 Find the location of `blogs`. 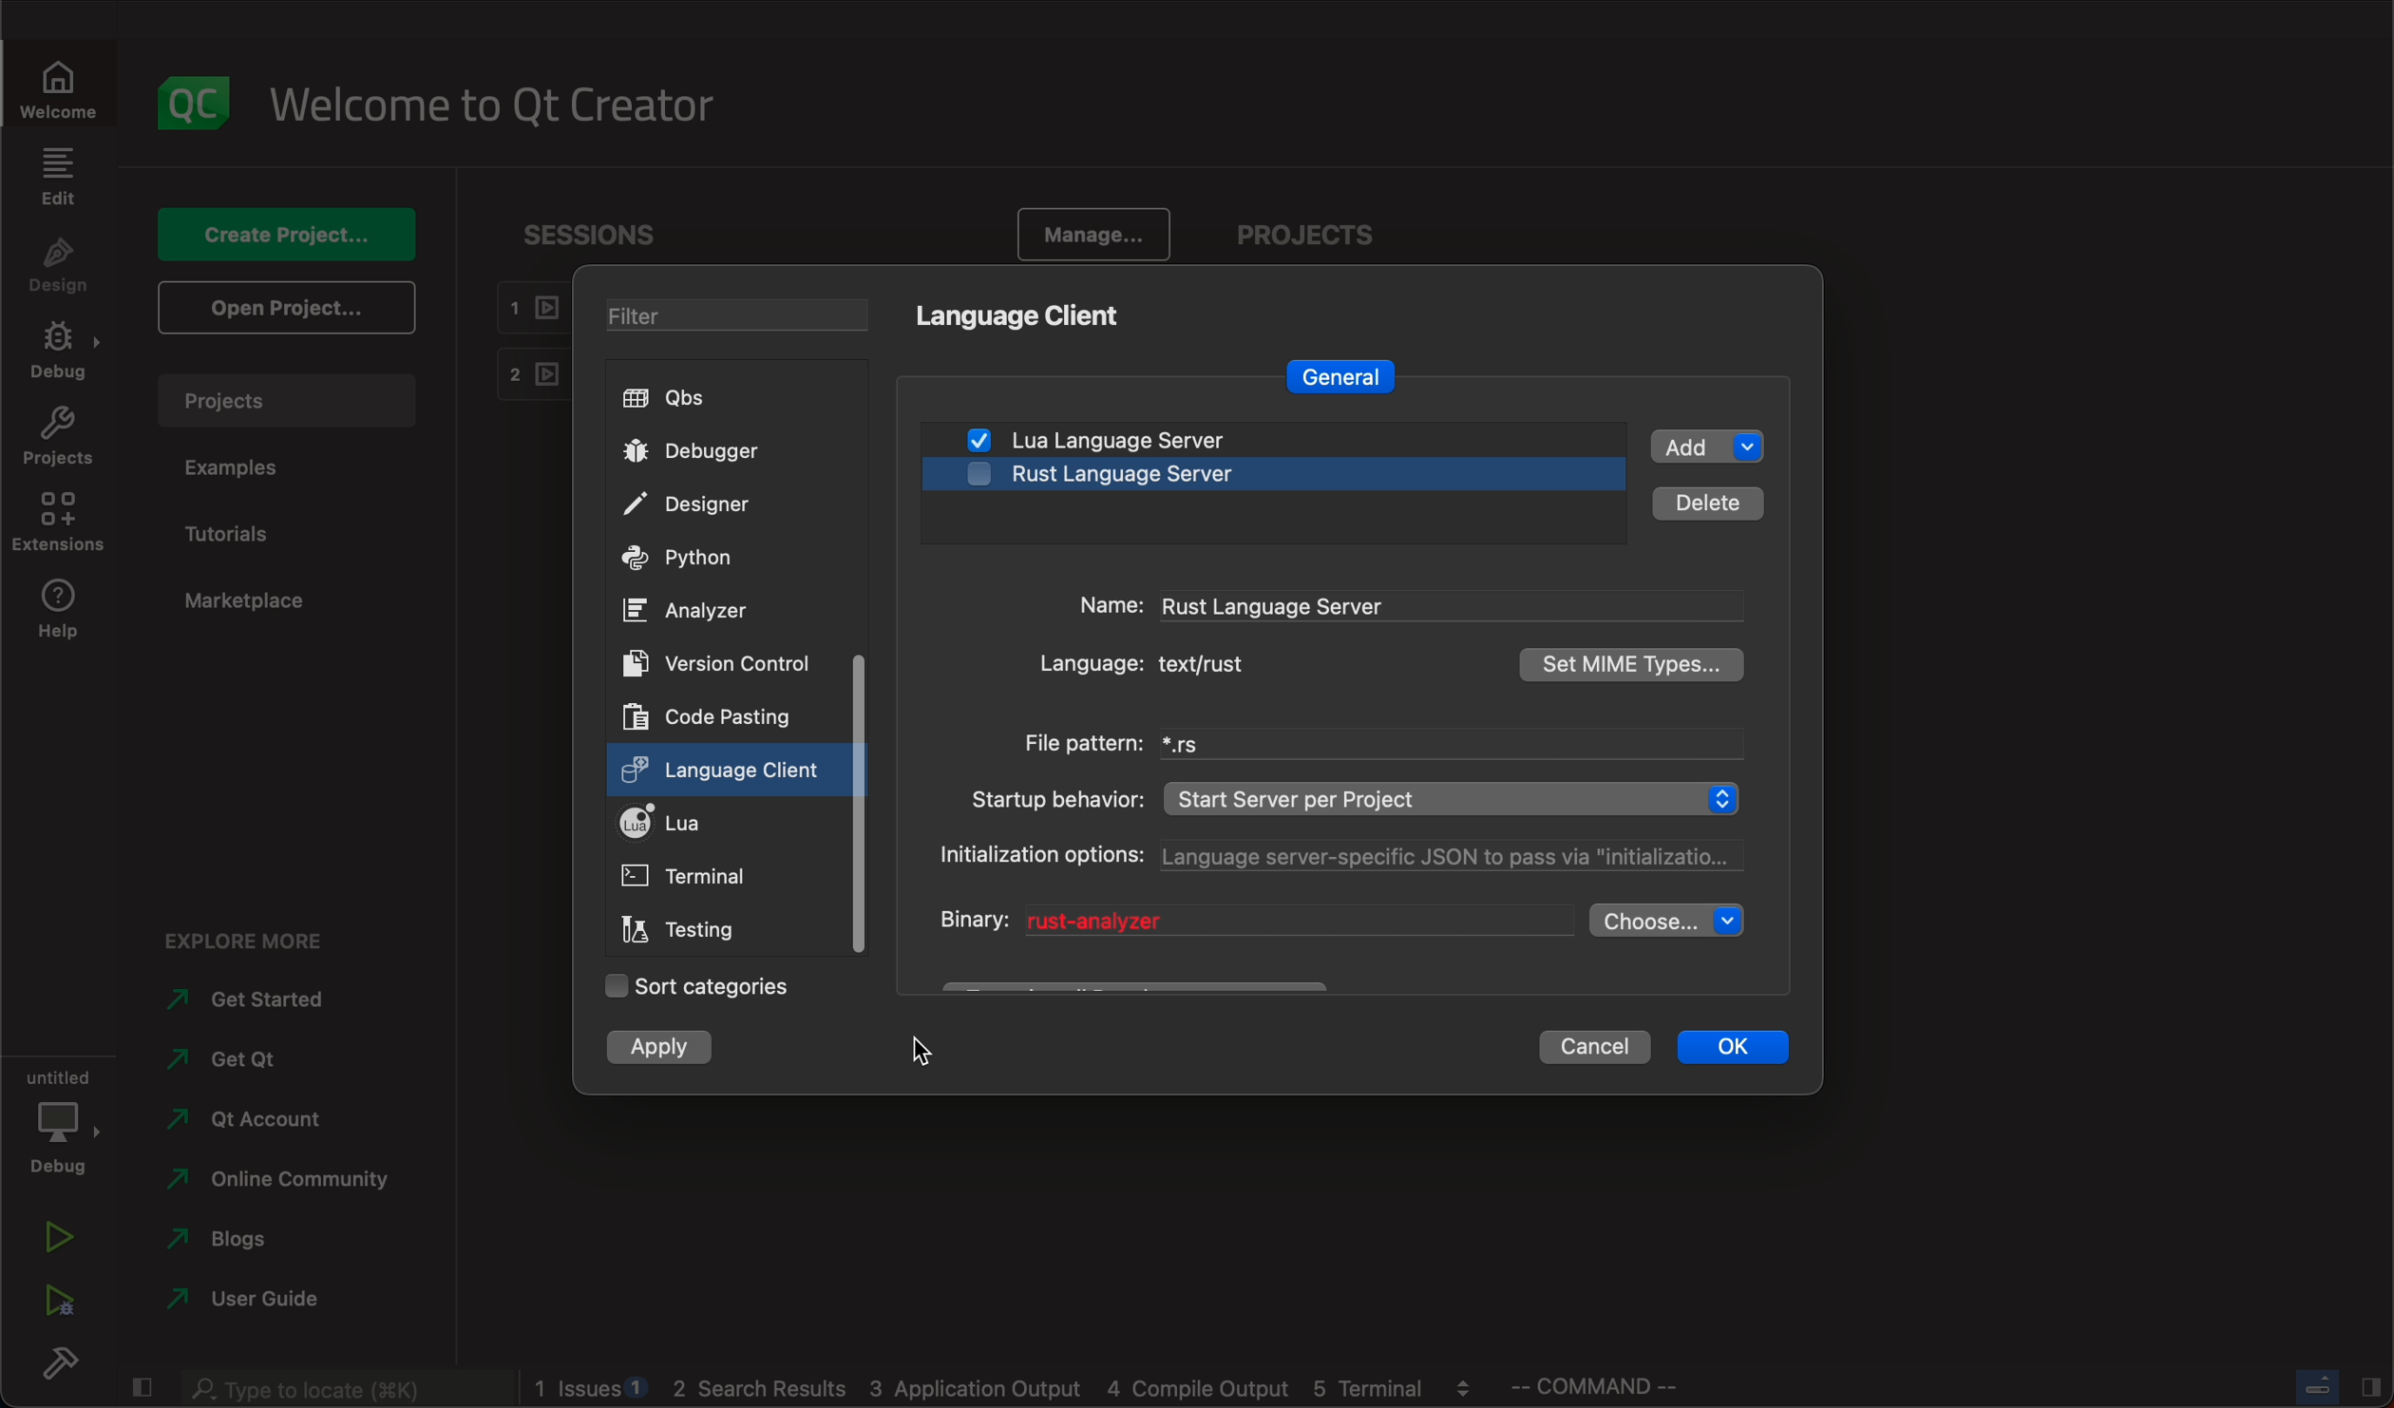

blogs is located at coordinates (275, 1241).